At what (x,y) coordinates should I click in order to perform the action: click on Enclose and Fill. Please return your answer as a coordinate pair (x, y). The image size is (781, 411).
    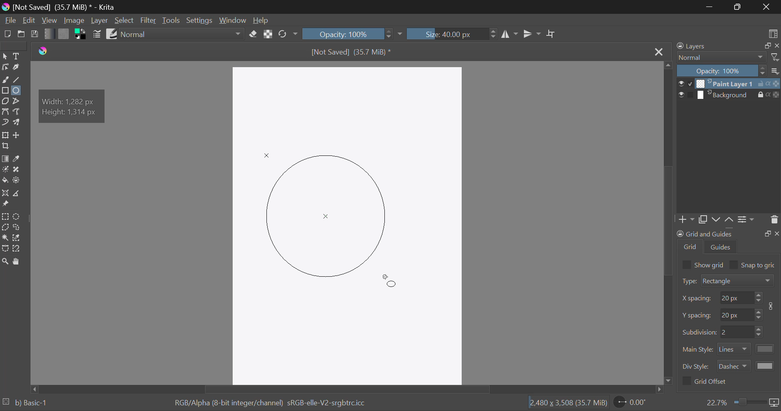
    Looking at the image, I should click on (17, 181).